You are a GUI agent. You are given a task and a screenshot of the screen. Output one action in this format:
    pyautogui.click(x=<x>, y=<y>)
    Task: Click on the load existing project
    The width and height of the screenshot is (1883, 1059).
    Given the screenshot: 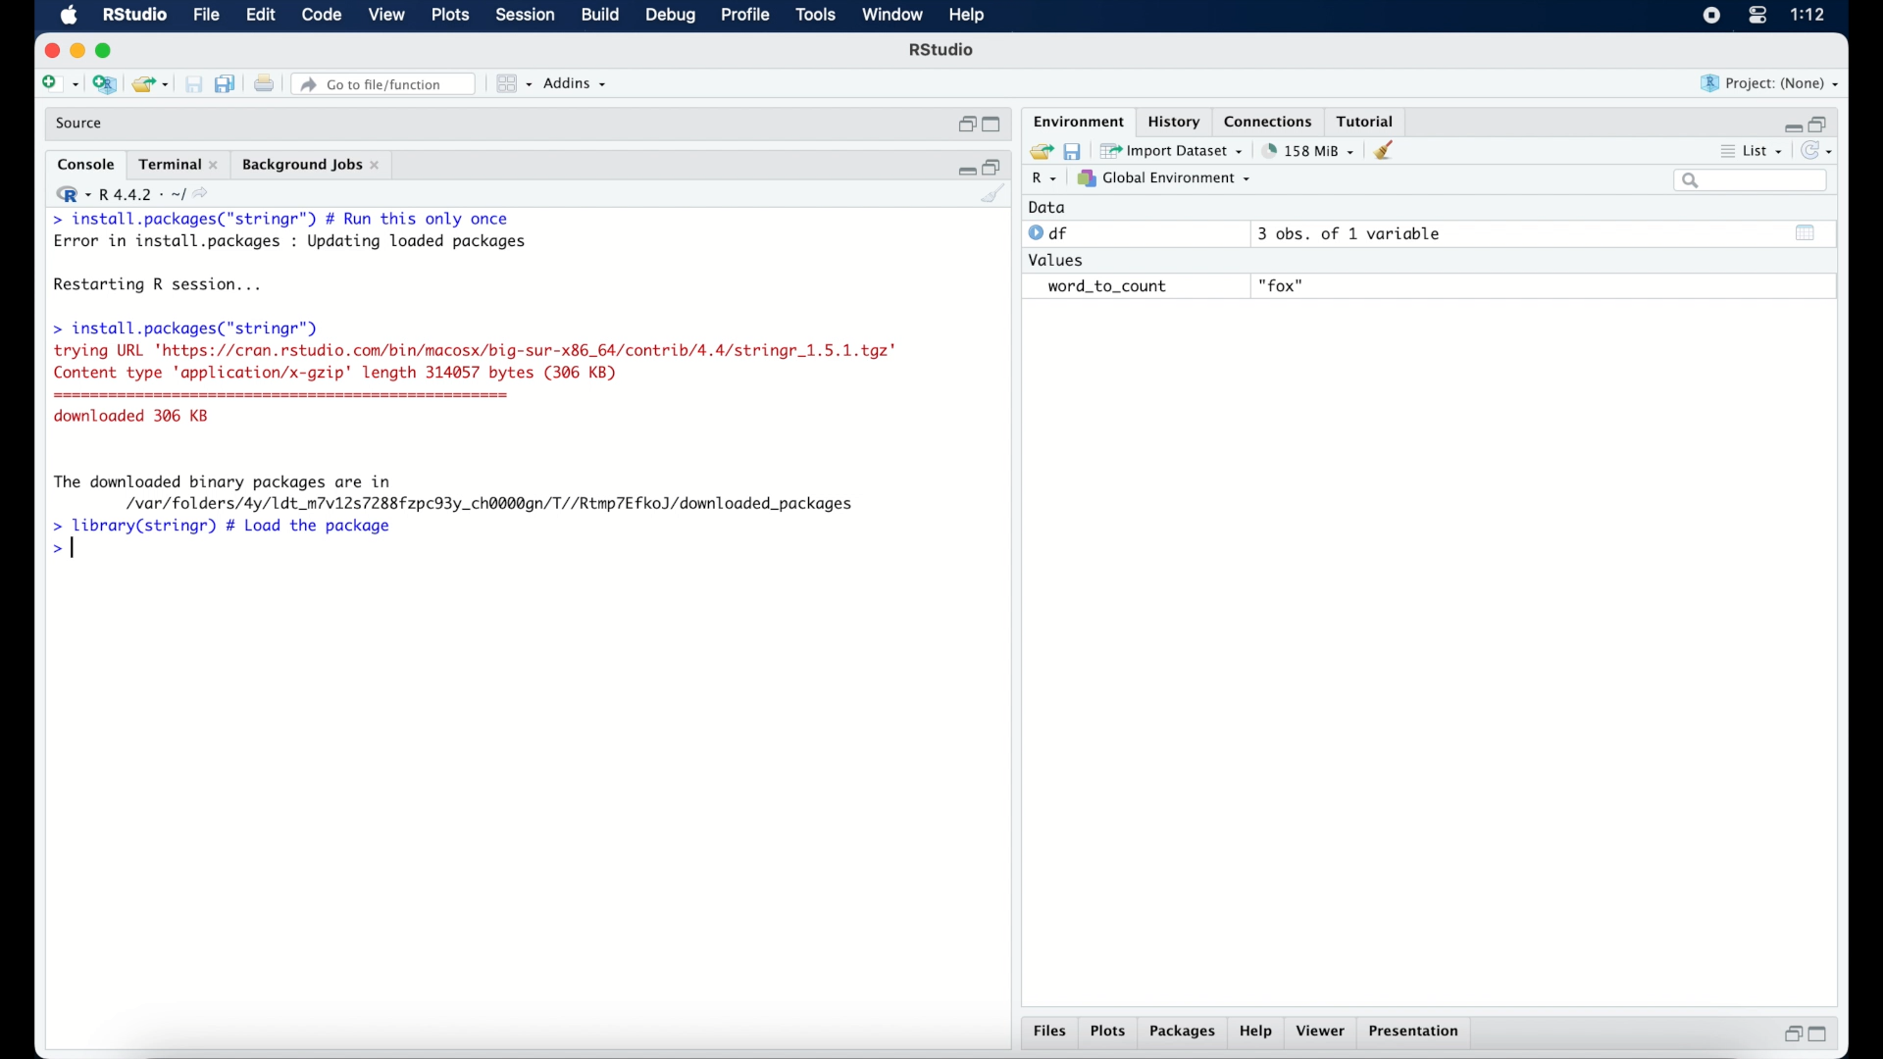 What is the action you would take?
    pyautogui.click(x=154, y=85)
    